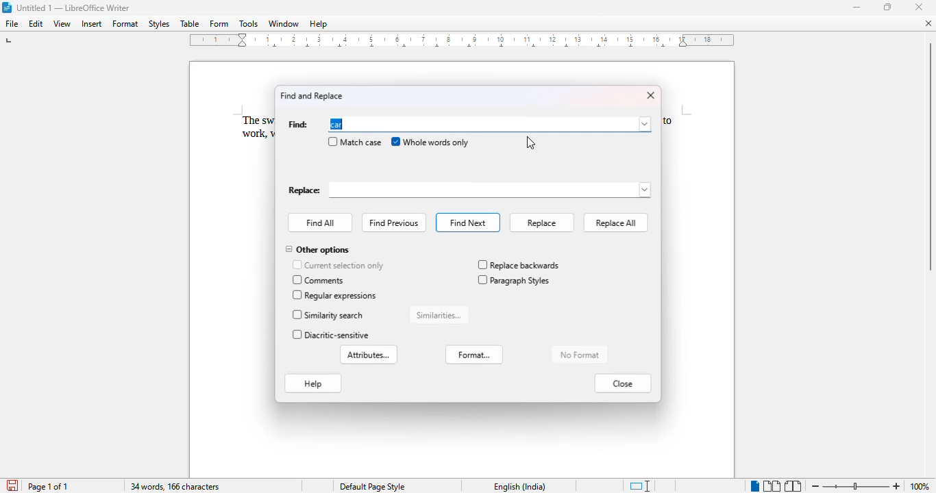 The height and width of the screenshot is (493, 936). Describe the element at coordinates (313, 384) in the screenshot. I see `help` at that location.